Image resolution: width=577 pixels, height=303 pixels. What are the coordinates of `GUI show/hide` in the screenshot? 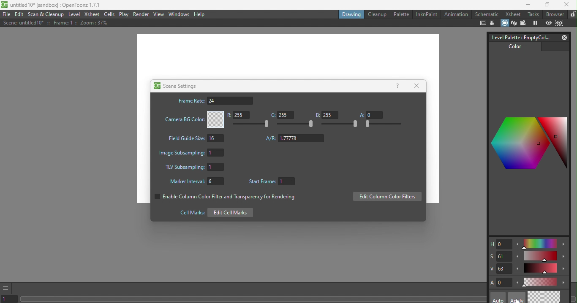 It's located at (7, 287).